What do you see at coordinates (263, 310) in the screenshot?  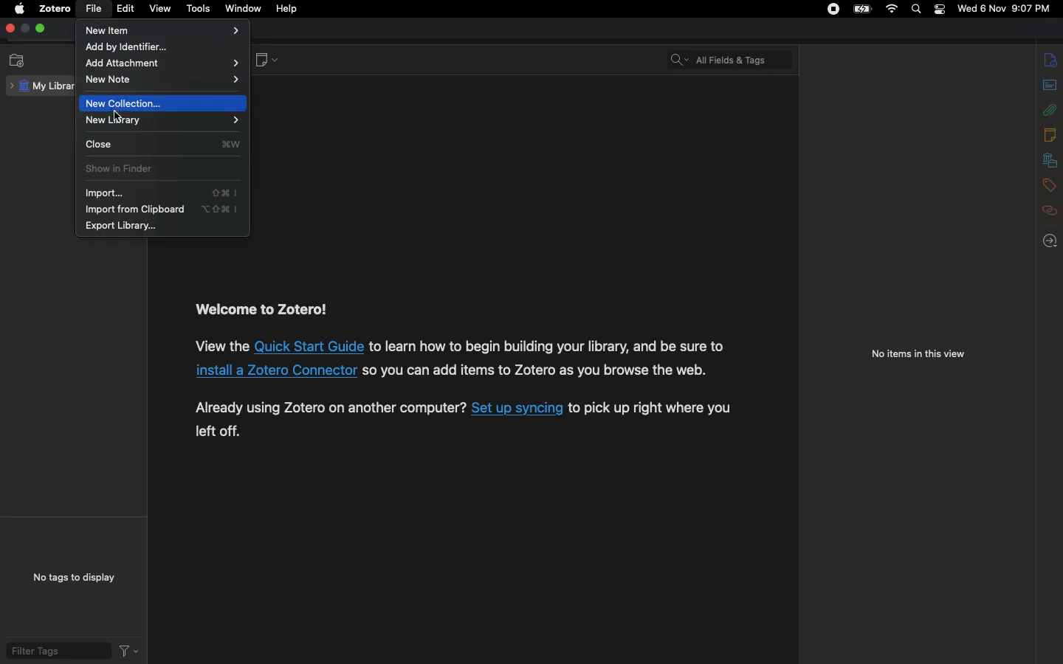 I see `Welcome to Zotero!` at bounding box center [263, 310].